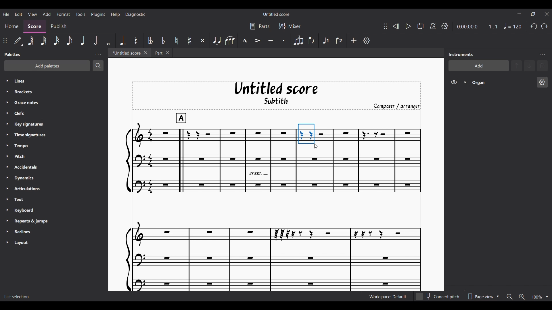  I want to click on Parts settings, so click(260, 26).